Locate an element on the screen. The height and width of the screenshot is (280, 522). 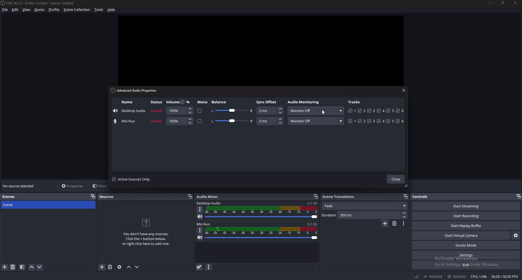
You don't have any sources.Click the + button below,or right click here to add one. is located at coordinates (146, 239).